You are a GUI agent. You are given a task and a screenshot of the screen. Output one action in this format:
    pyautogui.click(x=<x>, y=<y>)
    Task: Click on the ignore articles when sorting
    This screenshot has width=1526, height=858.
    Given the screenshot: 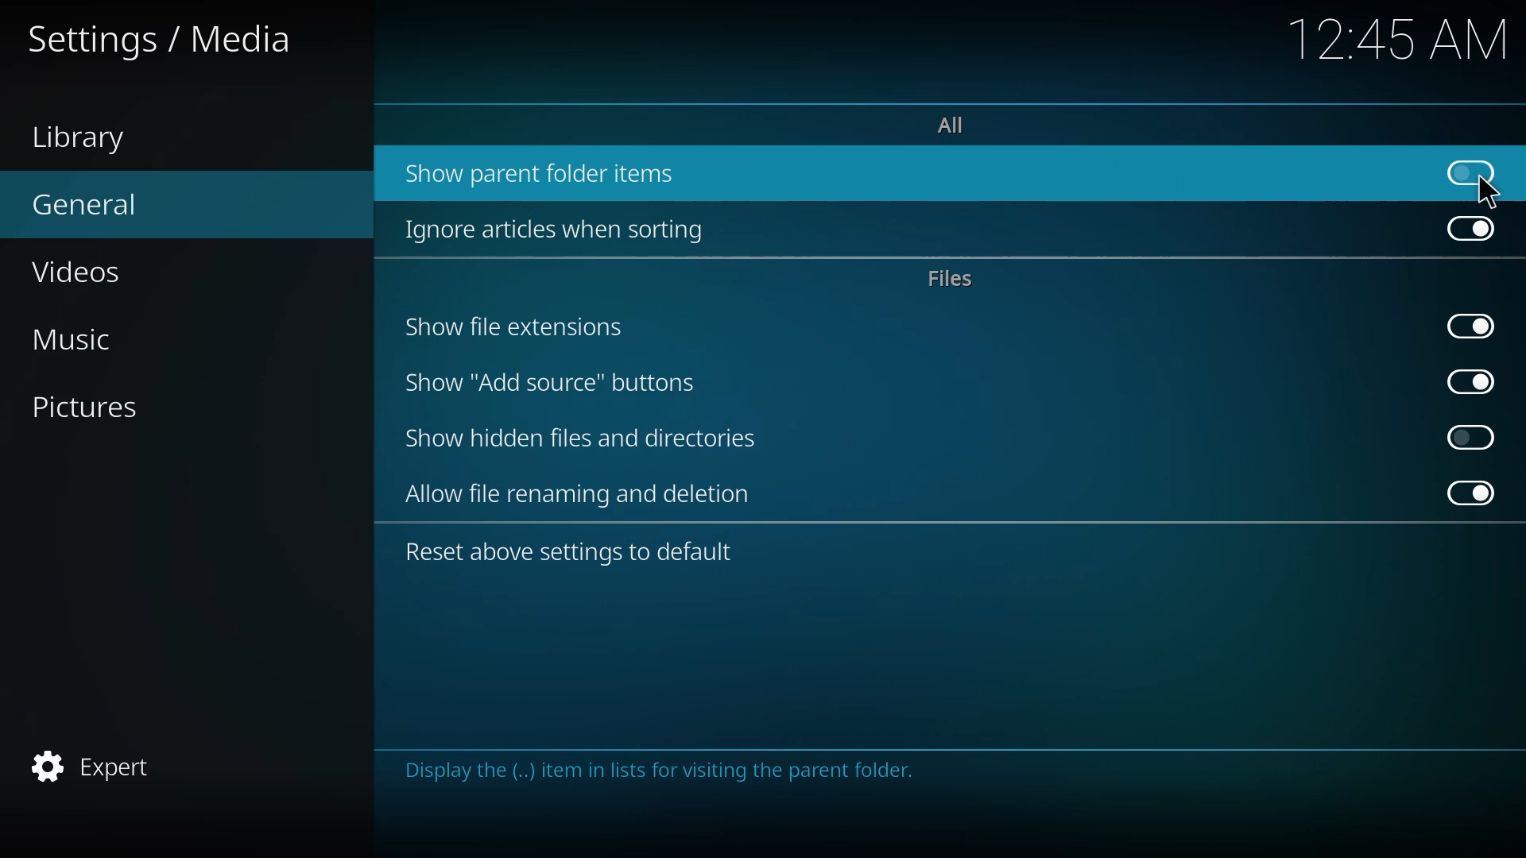 What is the action you would take?
    pyautogui.click(x=564, y=229)
    